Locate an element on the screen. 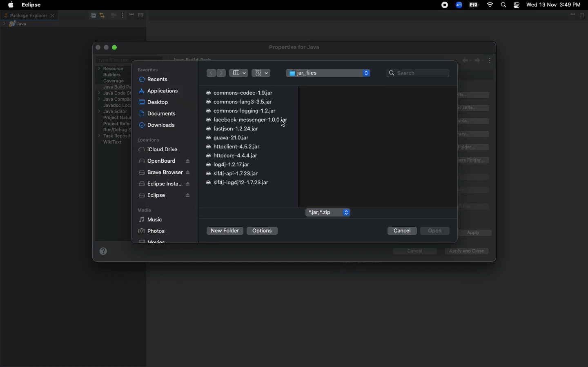 This screenshot has width=588, height=367. Javadoc location is located at coordinates (116, 106).